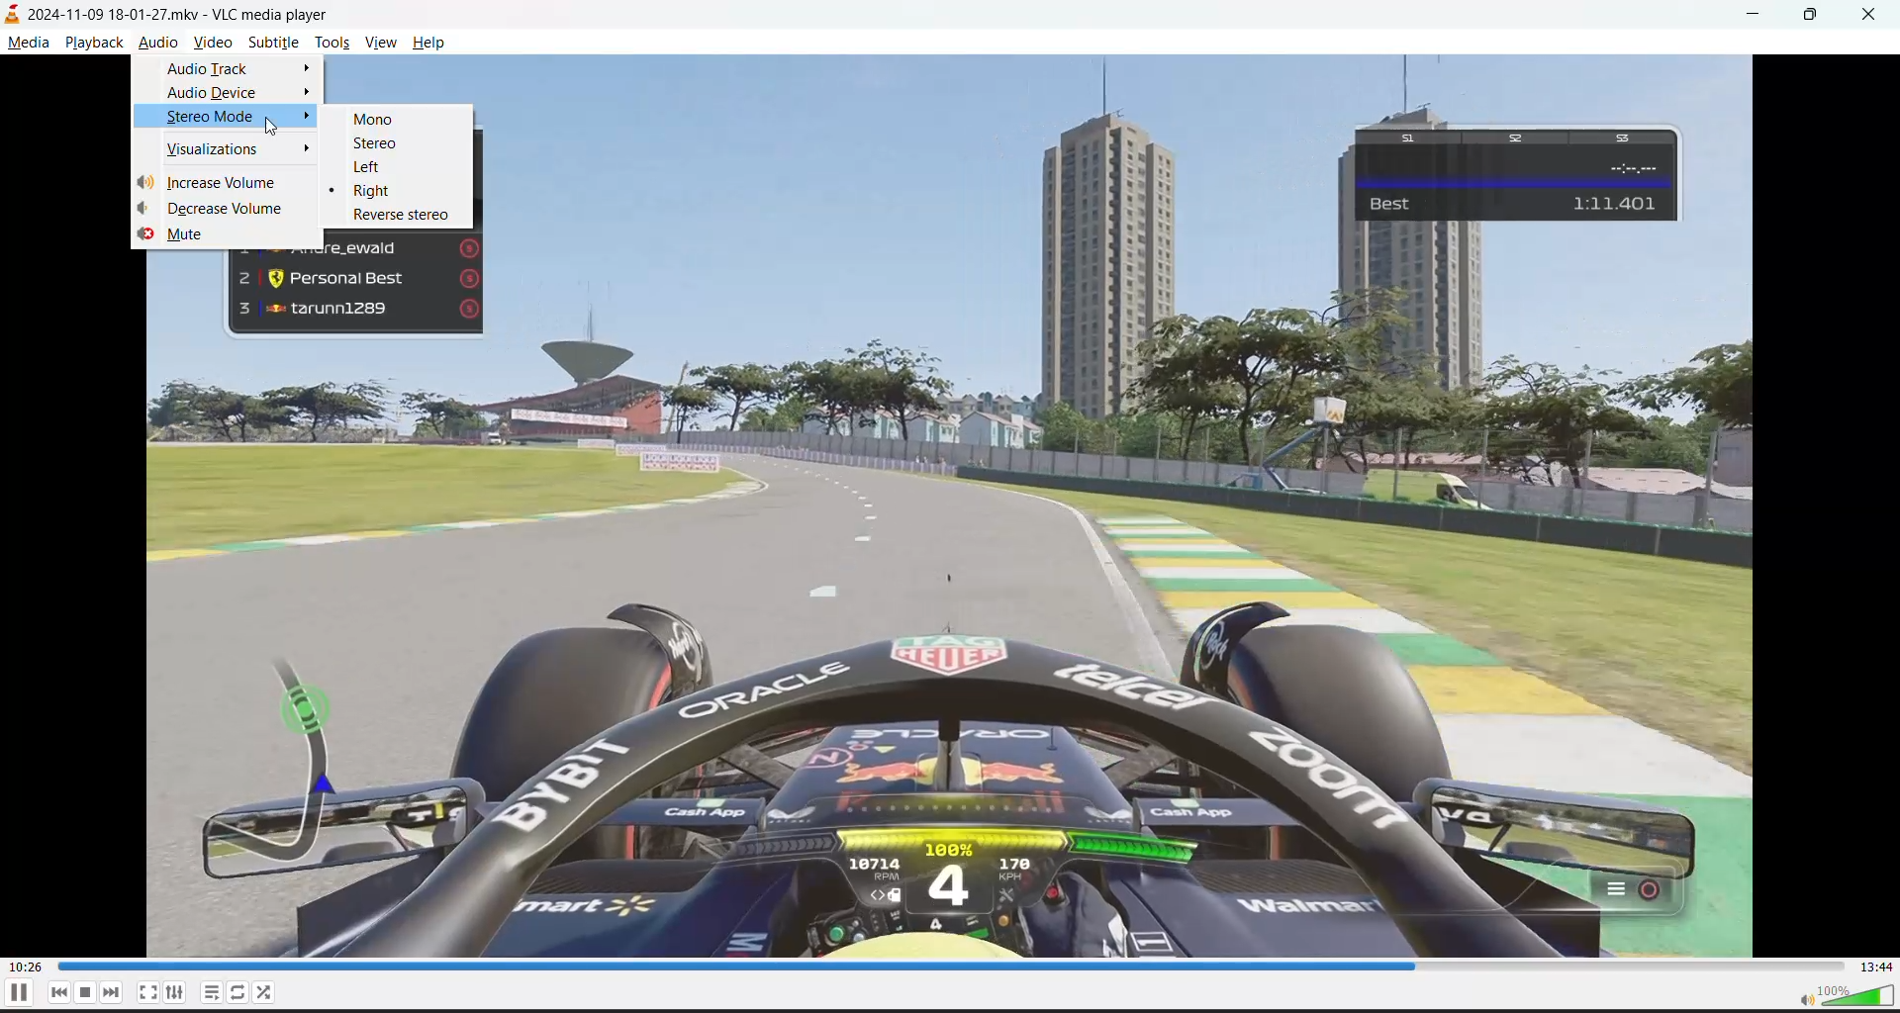 This screenshot has height=1013, width=1900. What do you see at coordinates (919, 225) in the screenshot?
I see `preview` at bounding box center [919, 225].